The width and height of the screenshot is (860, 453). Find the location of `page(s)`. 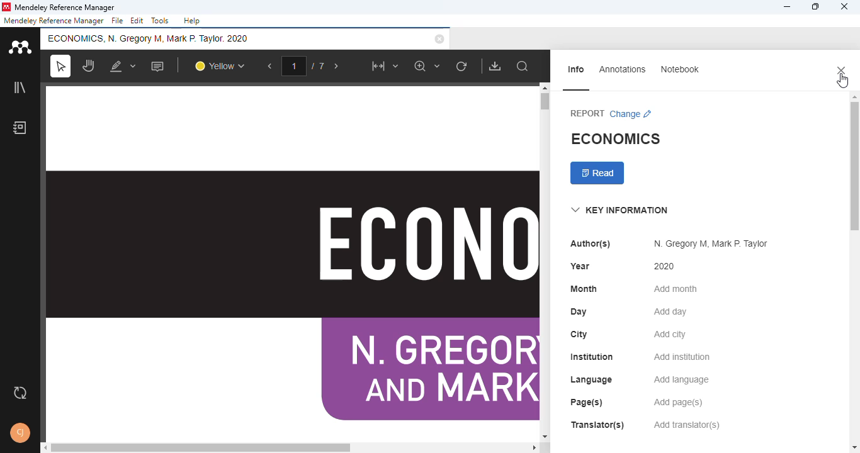

page(s) is located at coordinates (586, 403).